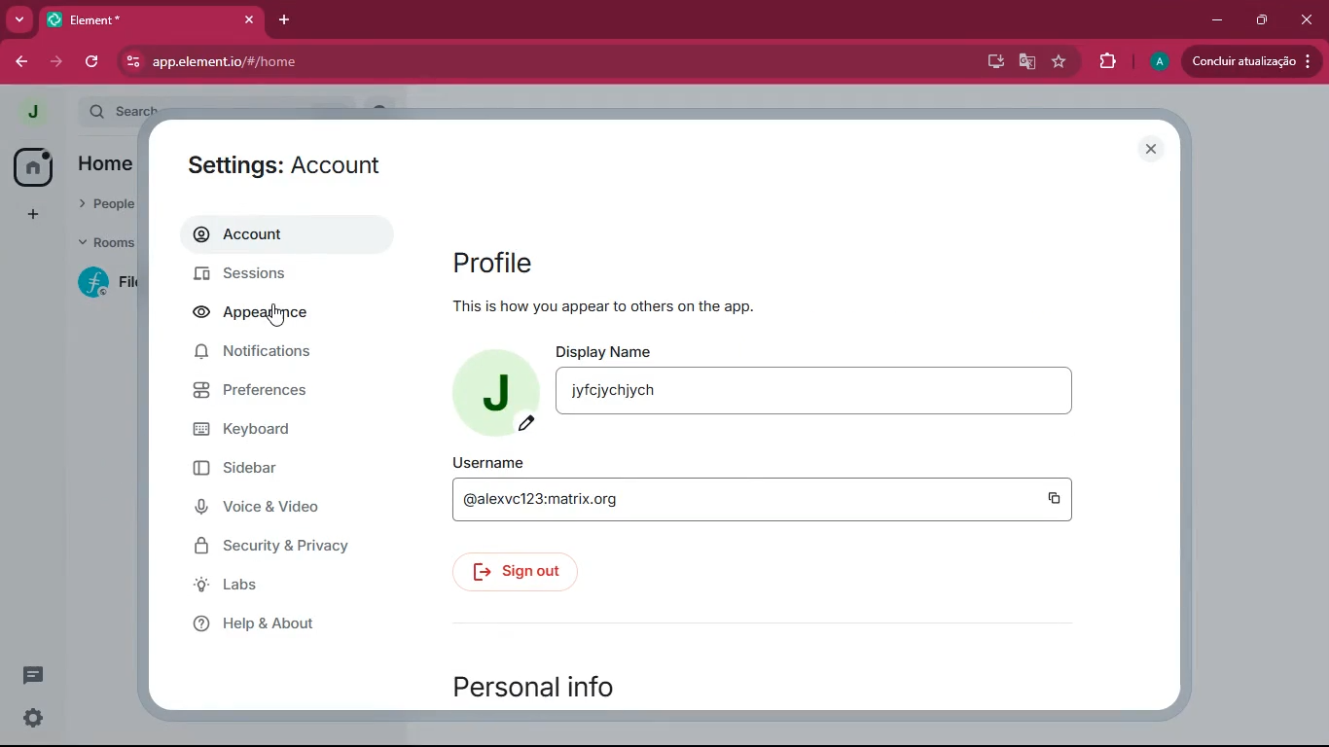 The height and width of the screenshot is (747, 1329). What do you see at coordinates (248, 20) in the screenshot?
I see `close` at bounding box center [248, 20].